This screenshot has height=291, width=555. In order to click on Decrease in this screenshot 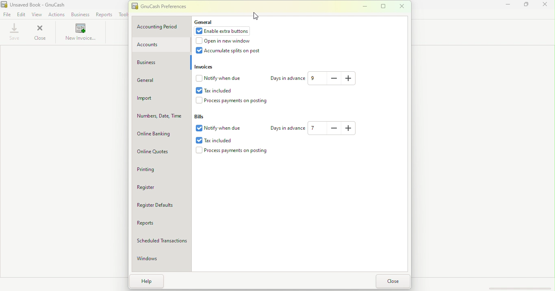, I will do `click(334, 128)`.